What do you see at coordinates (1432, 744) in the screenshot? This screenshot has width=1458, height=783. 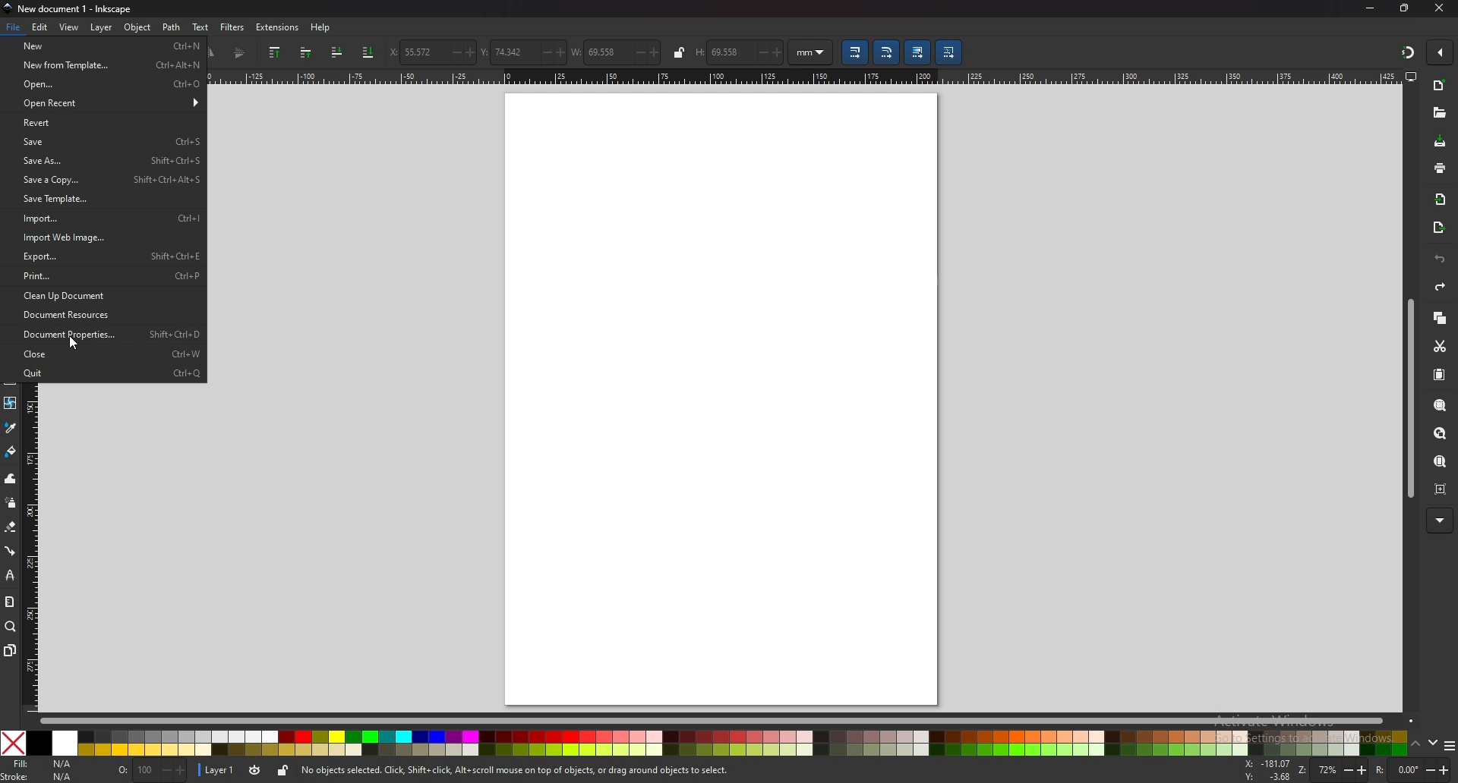 I see `down` at bounding box center [1432, 744].